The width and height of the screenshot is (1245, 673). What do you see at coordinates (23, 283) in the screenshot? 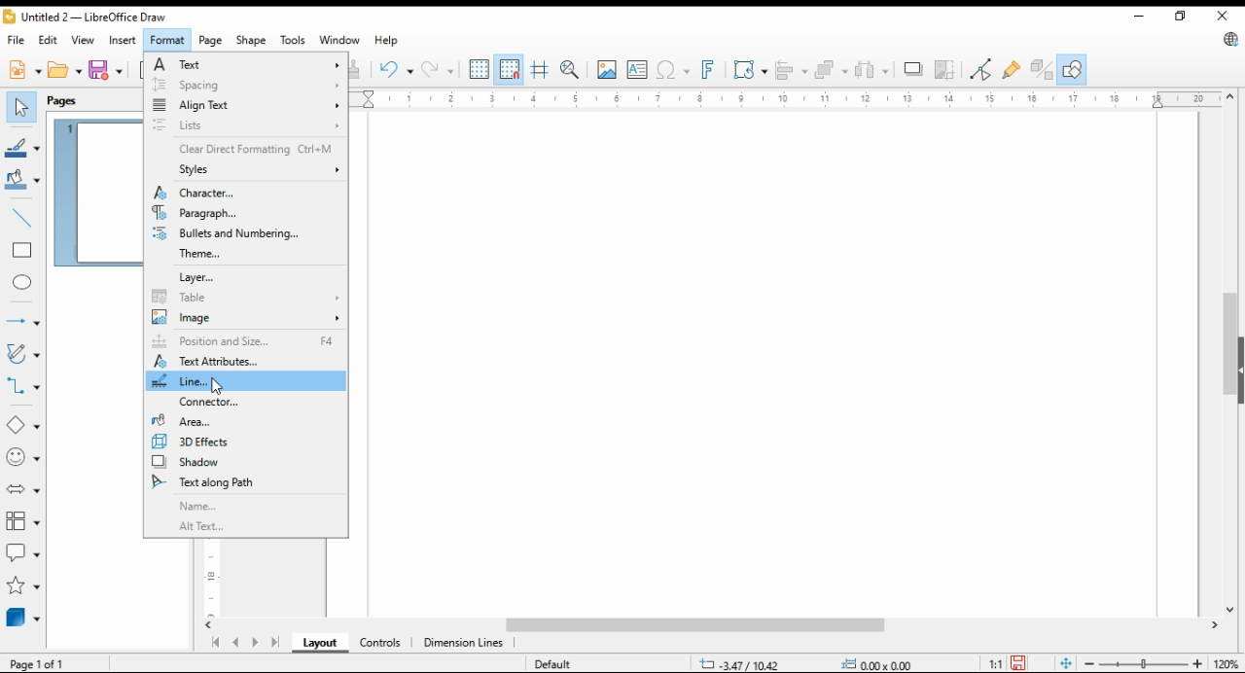
I see `ellipse` at bounding box center [23, 283].